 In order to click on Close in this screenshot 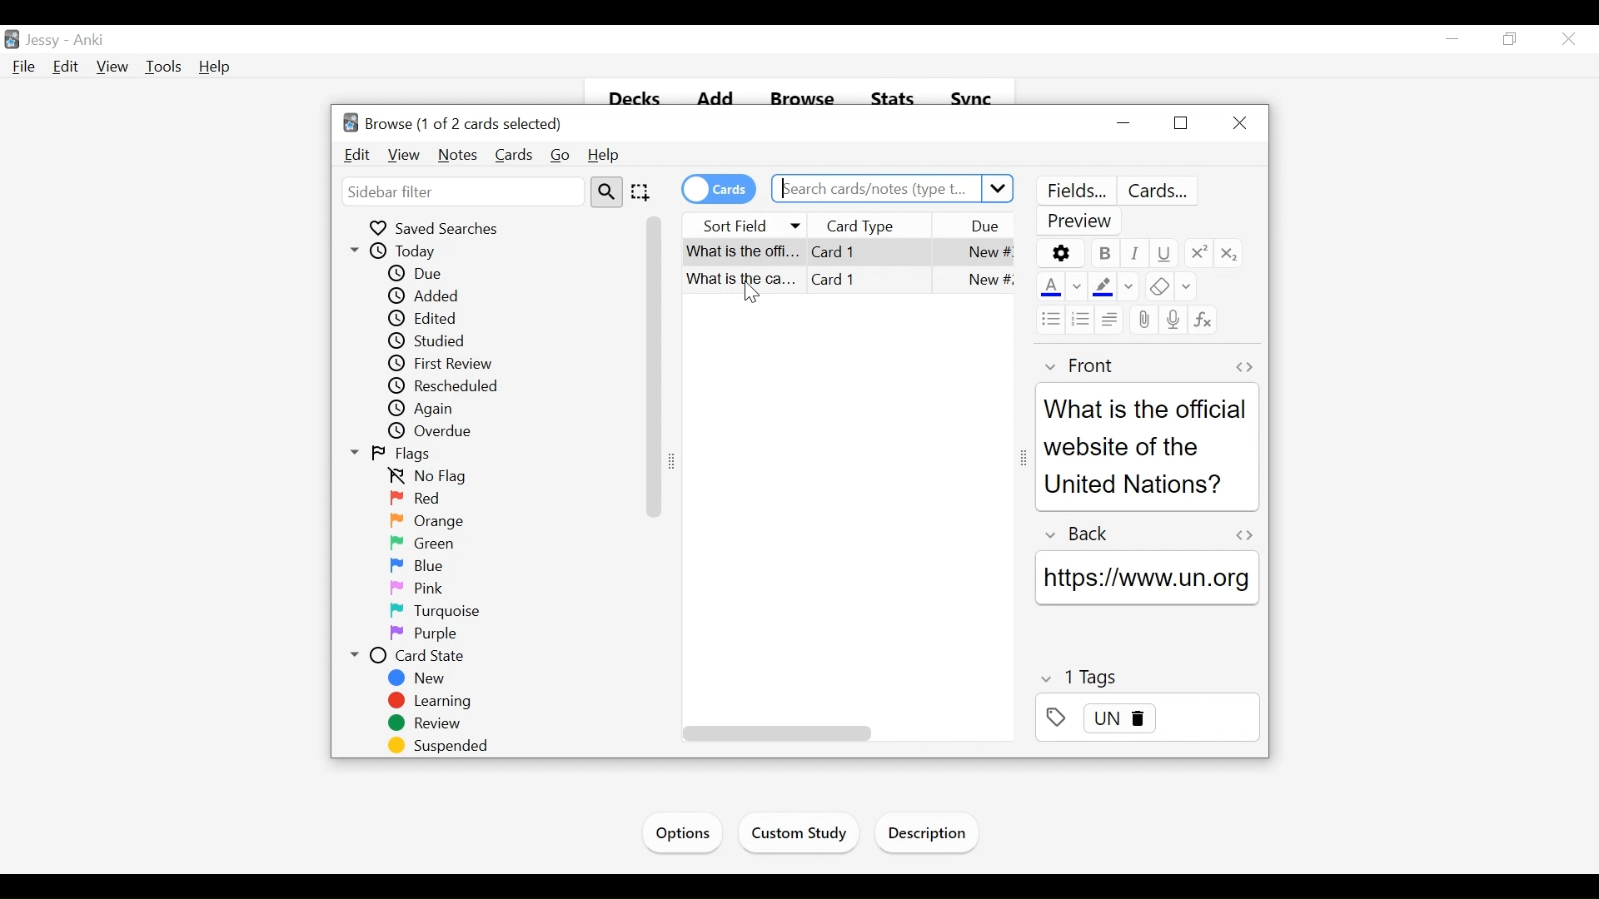, I will do `click(1242, 122)`.